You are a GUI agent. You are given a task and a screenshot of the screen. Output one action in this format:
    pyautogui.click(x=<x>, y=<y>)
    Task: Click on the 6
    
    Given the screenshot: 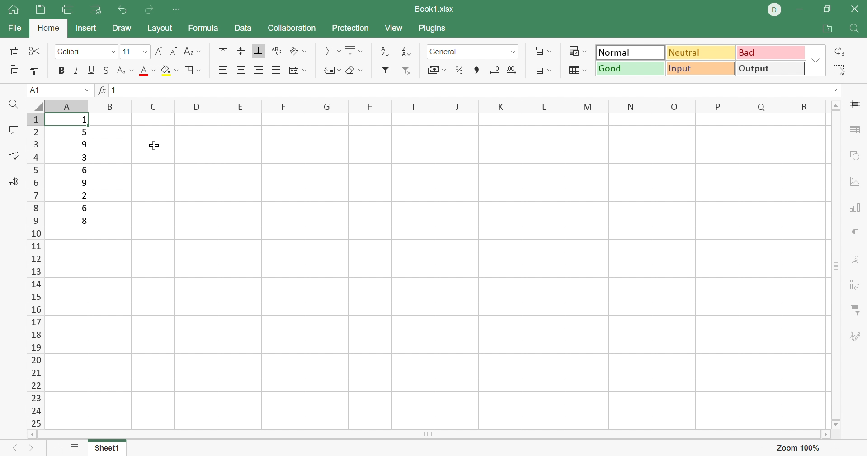 What is the action you would take?
    pyautogui.click(x=87, y=209)
    